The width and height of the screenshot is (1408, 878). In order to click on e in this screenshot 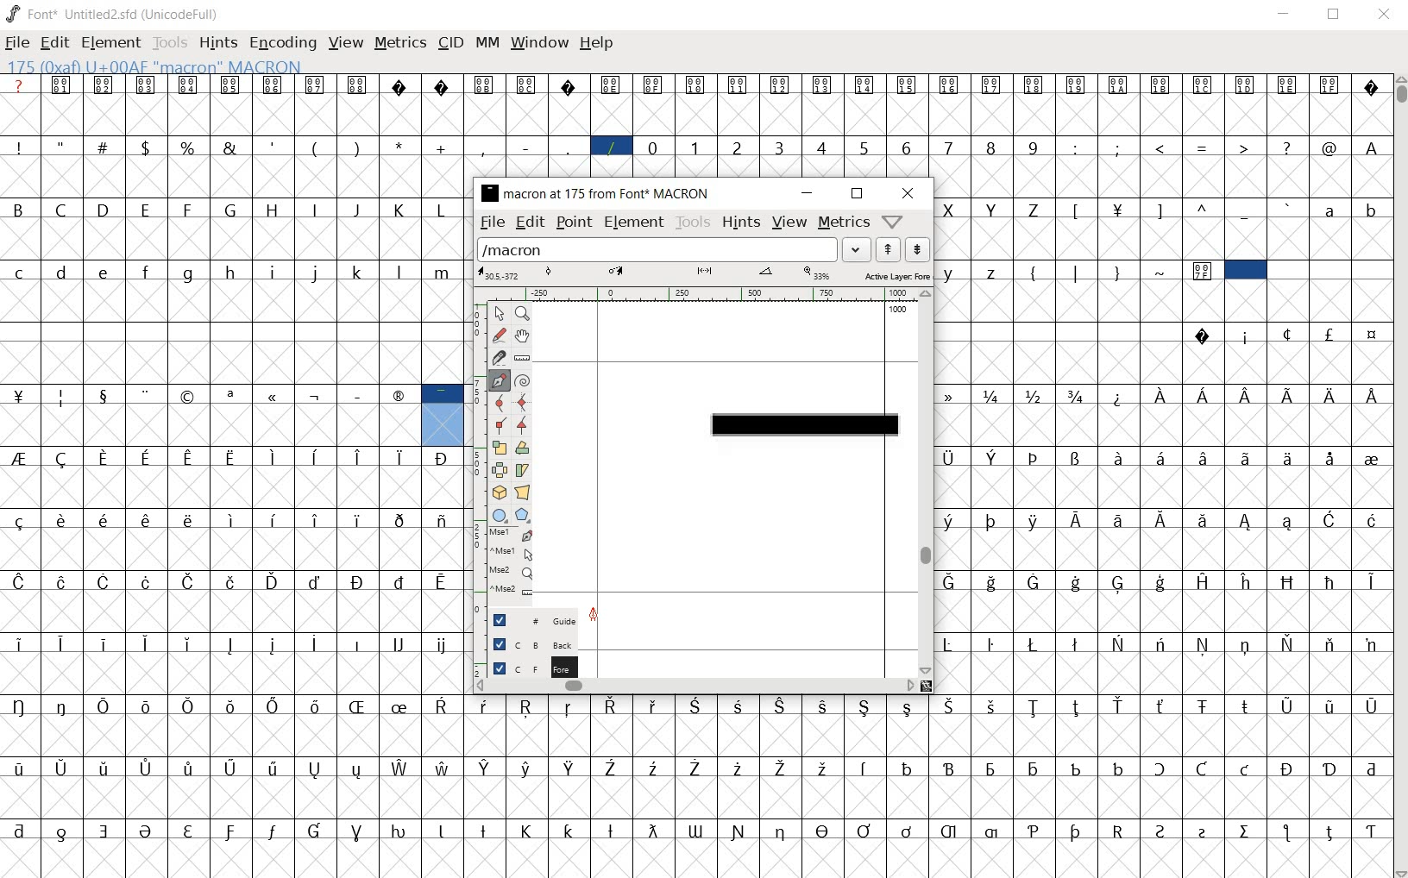, I will do `click(104, 271)`.